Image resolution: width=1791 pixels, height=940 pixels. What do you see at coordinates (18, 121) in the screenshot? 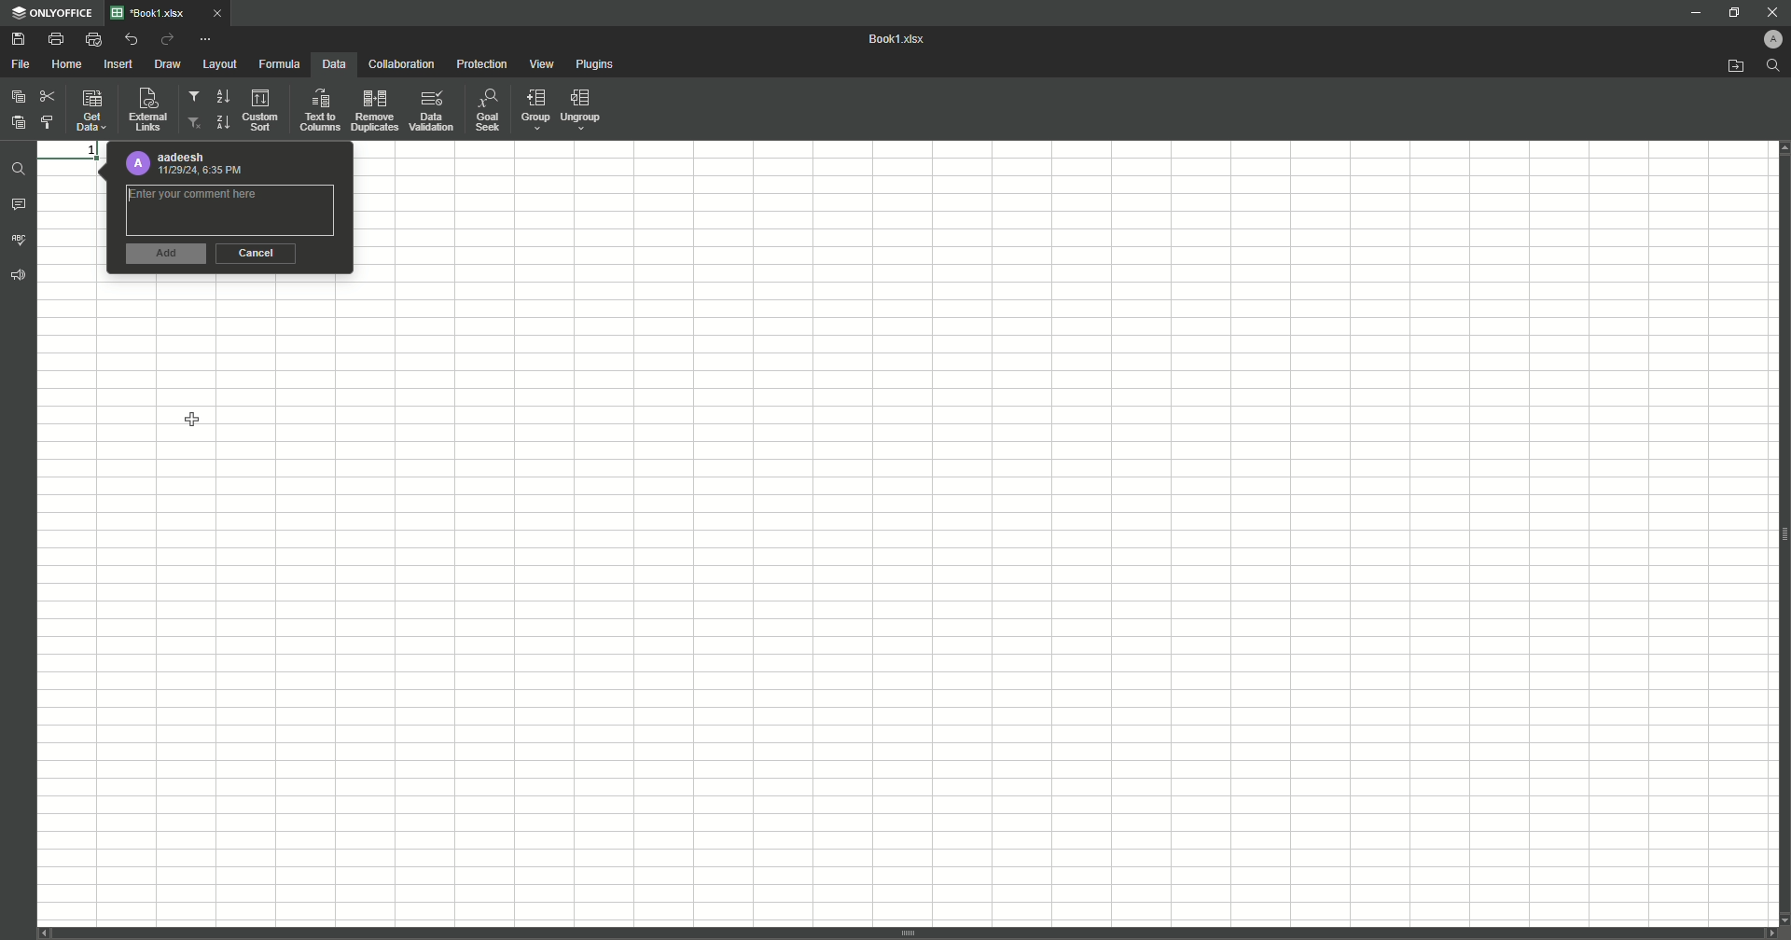
I see `Paste` at bounding box center [18, 121].